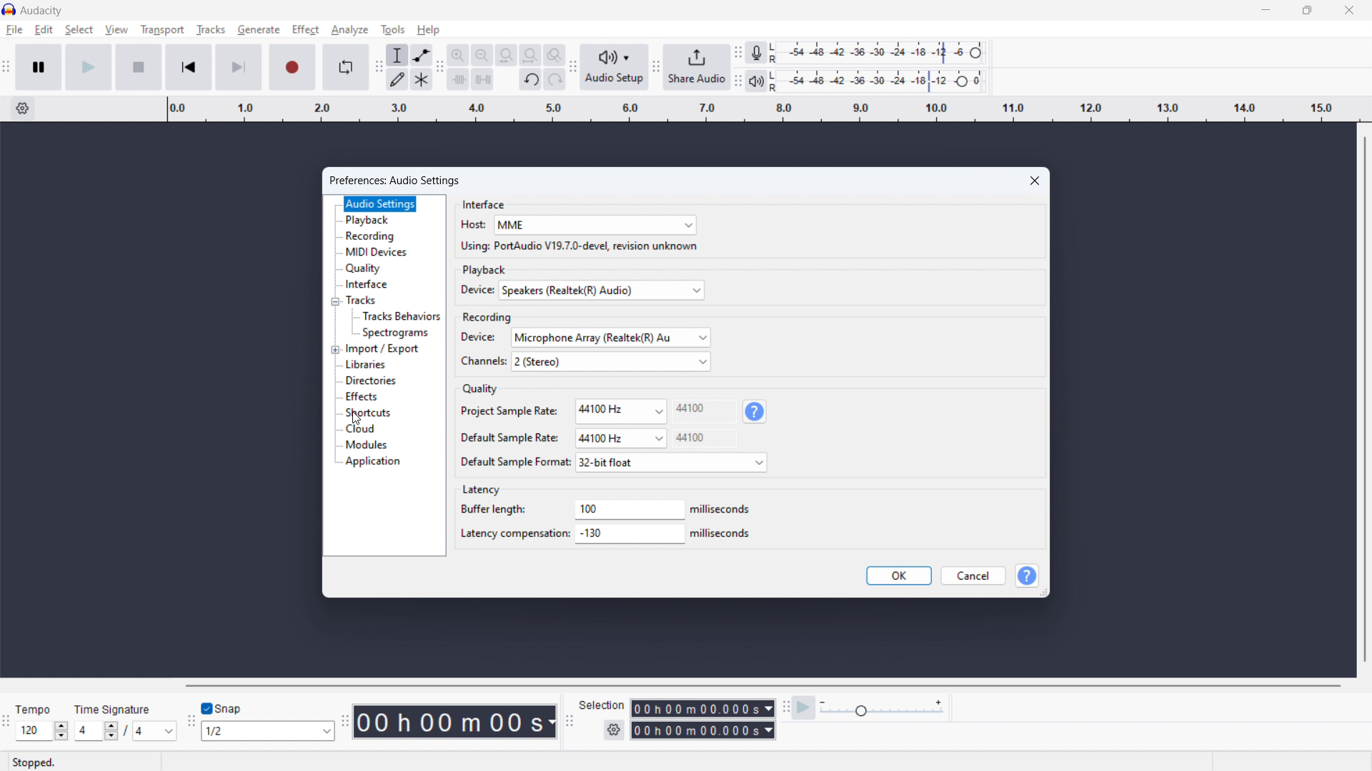 This screenshot has width=1372, height=771. What do you see at coordinates (1035, 181) in the screenshot?
I see `close` at bounding box center [1035, 181].